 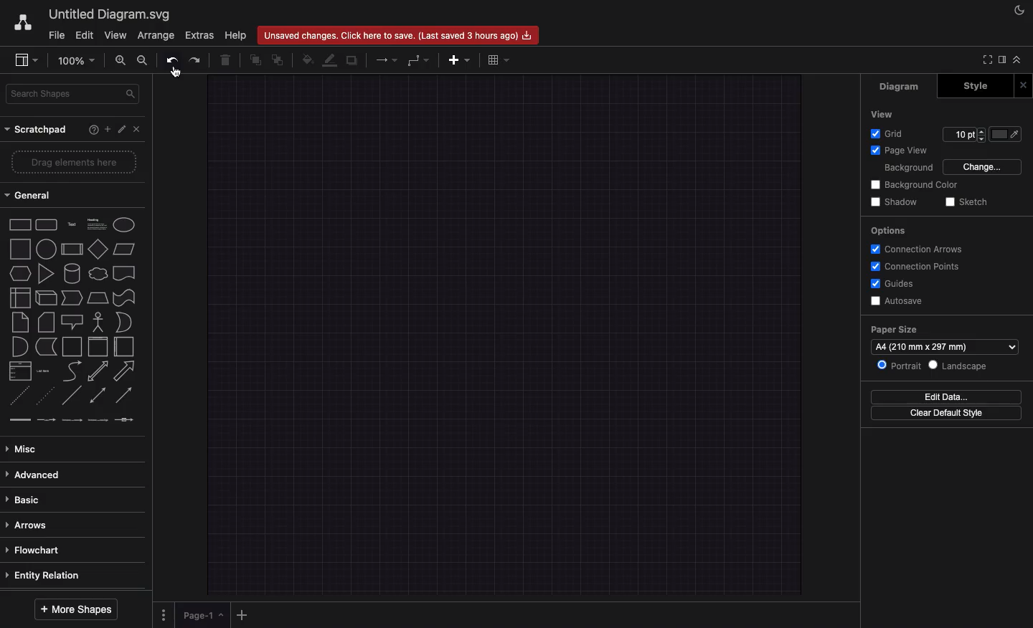 What do you see at coordinates (946, 396) in the screenshot?
I see `Edit data` at bounding box center [946, 396].